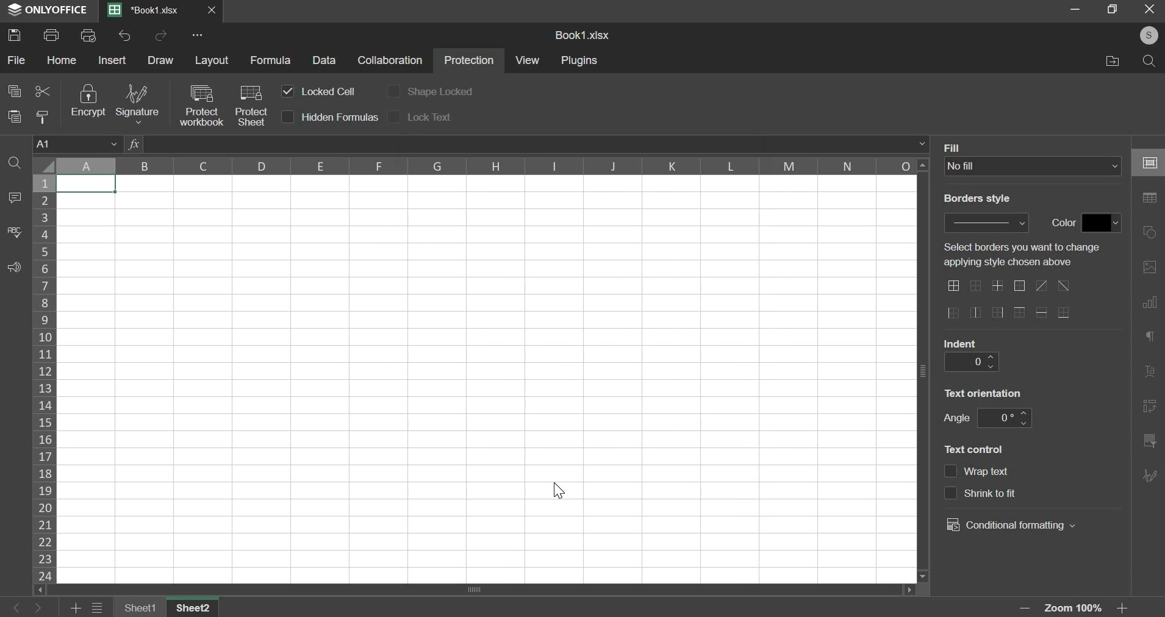 This screenshot has height=617, width=1165. I want to click on Search, so click(1150, 62).